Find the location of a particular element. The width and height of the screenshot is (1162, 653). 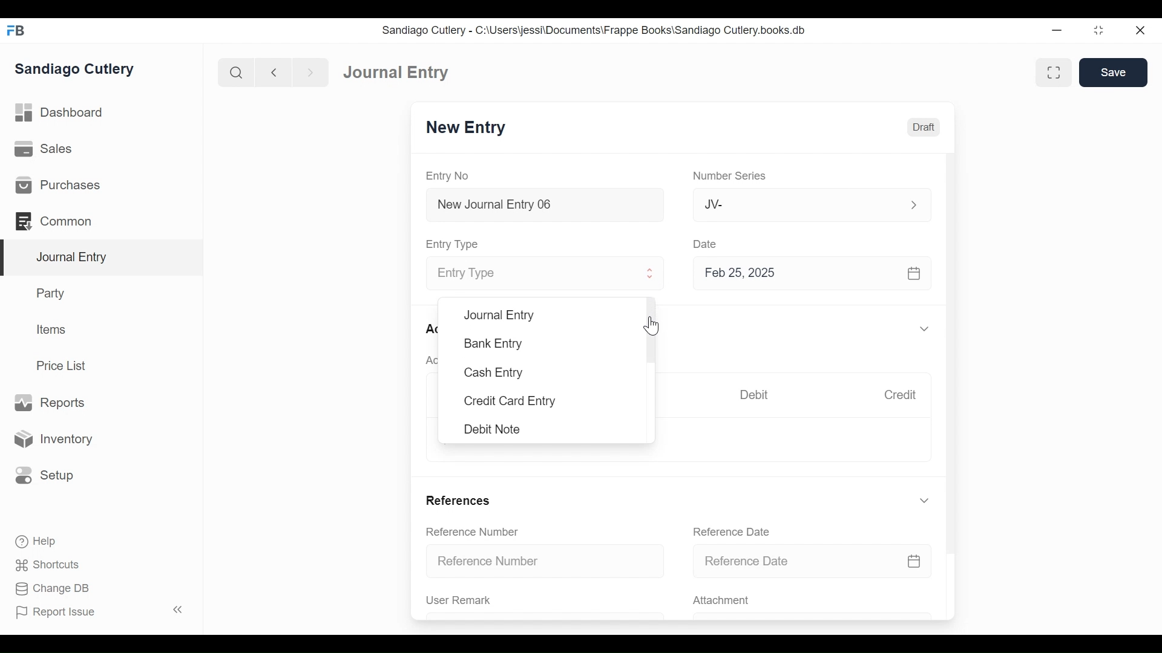

Feb 25, 2025 is located at coordinates (807, 273).